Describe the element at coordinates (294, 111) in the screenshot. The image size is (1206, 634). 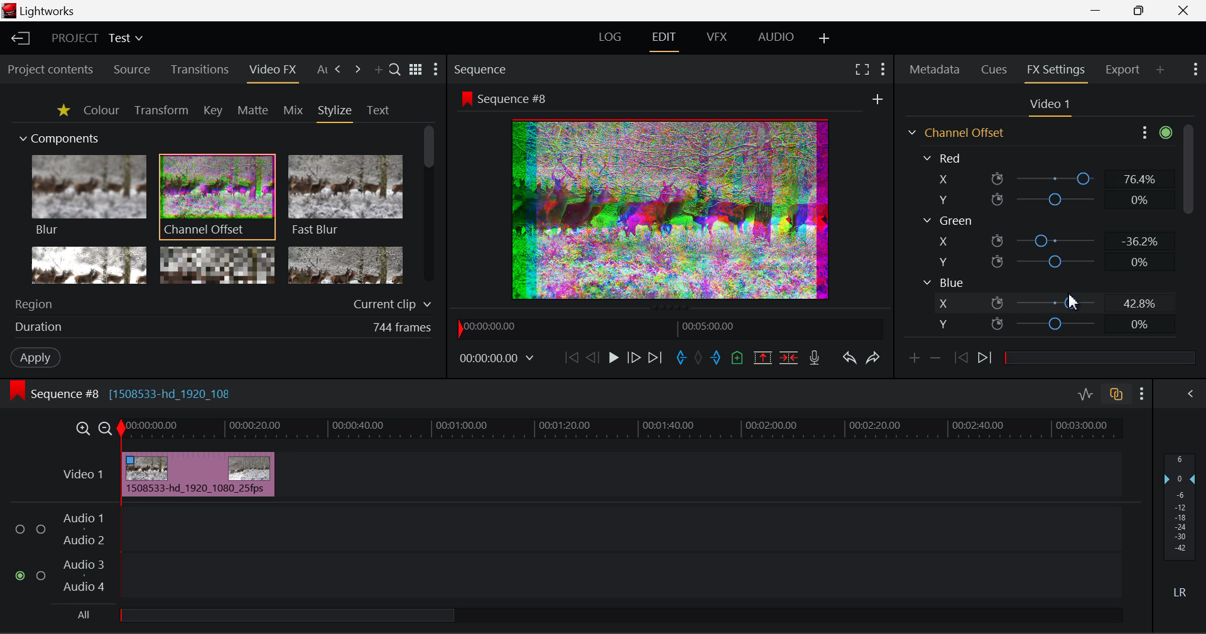
I see `Mix` at that location.